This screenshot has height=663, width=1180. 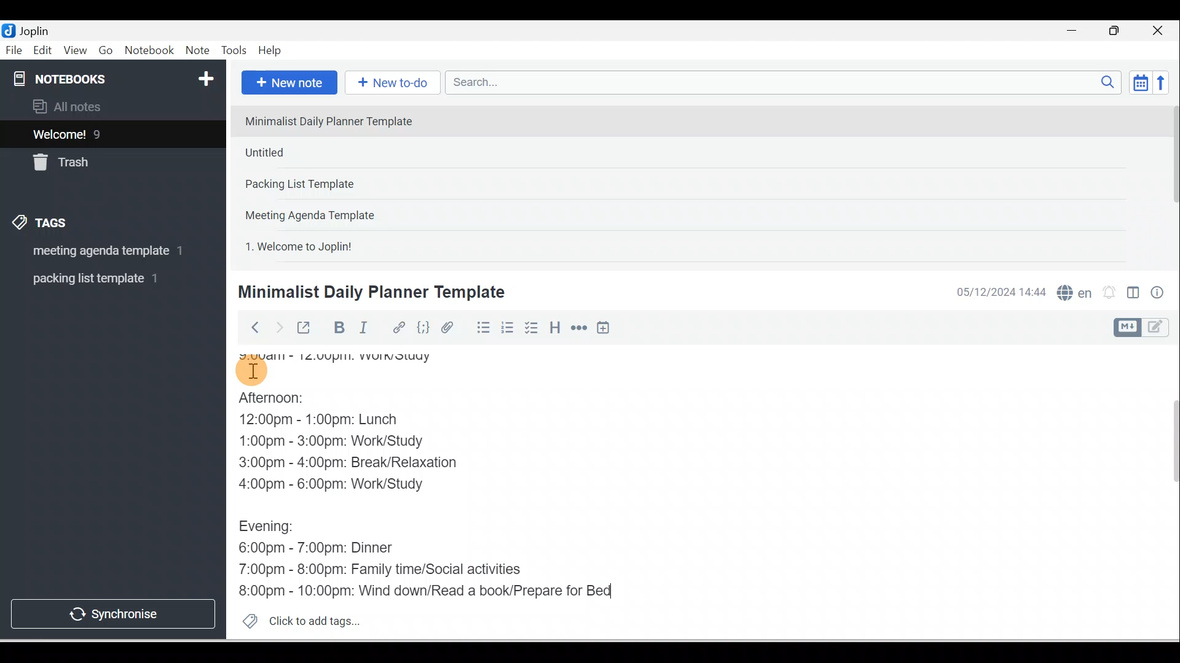 What do you see at coordinates (423, 328) in the screenshot?
I see `Code` at bounding box center [423, 328].